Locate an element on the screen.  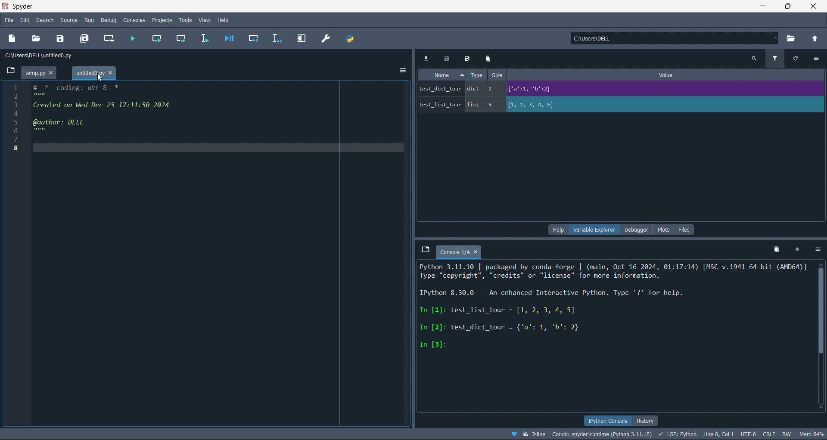
file is located at coordinates (8, 21).